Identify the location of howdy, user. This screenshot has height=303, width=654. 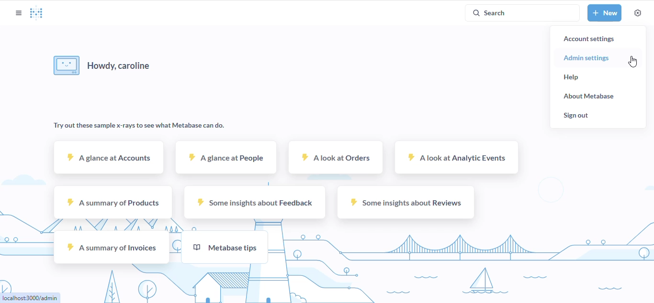
(102, 66).